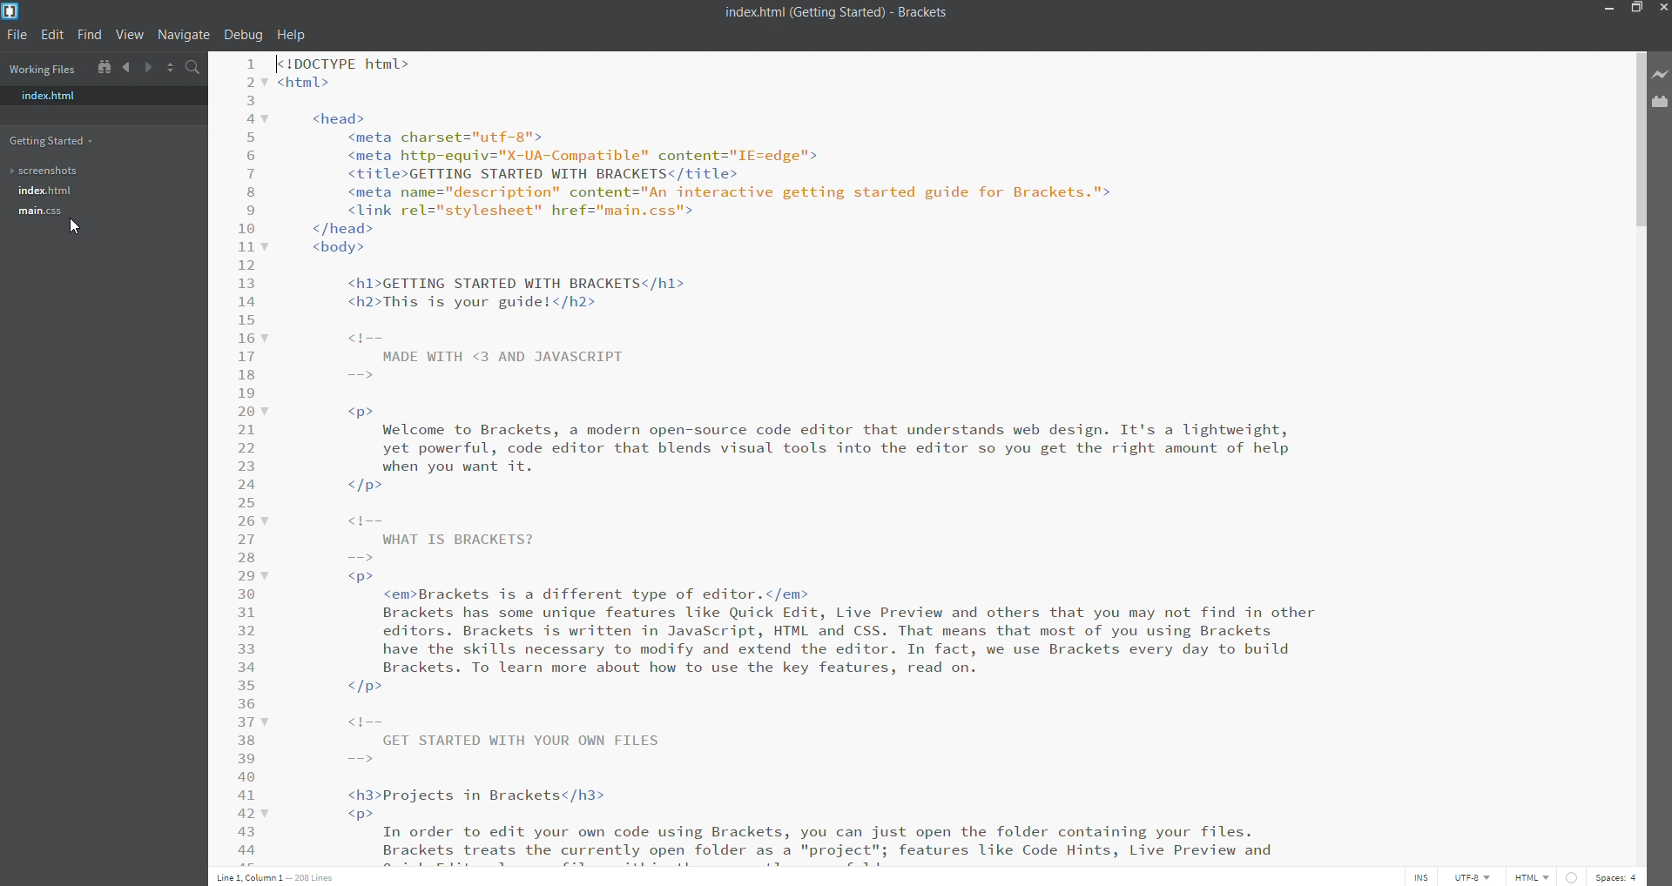 This screenshot has width=1672, height=886. I want to click on index.html, so click(93, 95).